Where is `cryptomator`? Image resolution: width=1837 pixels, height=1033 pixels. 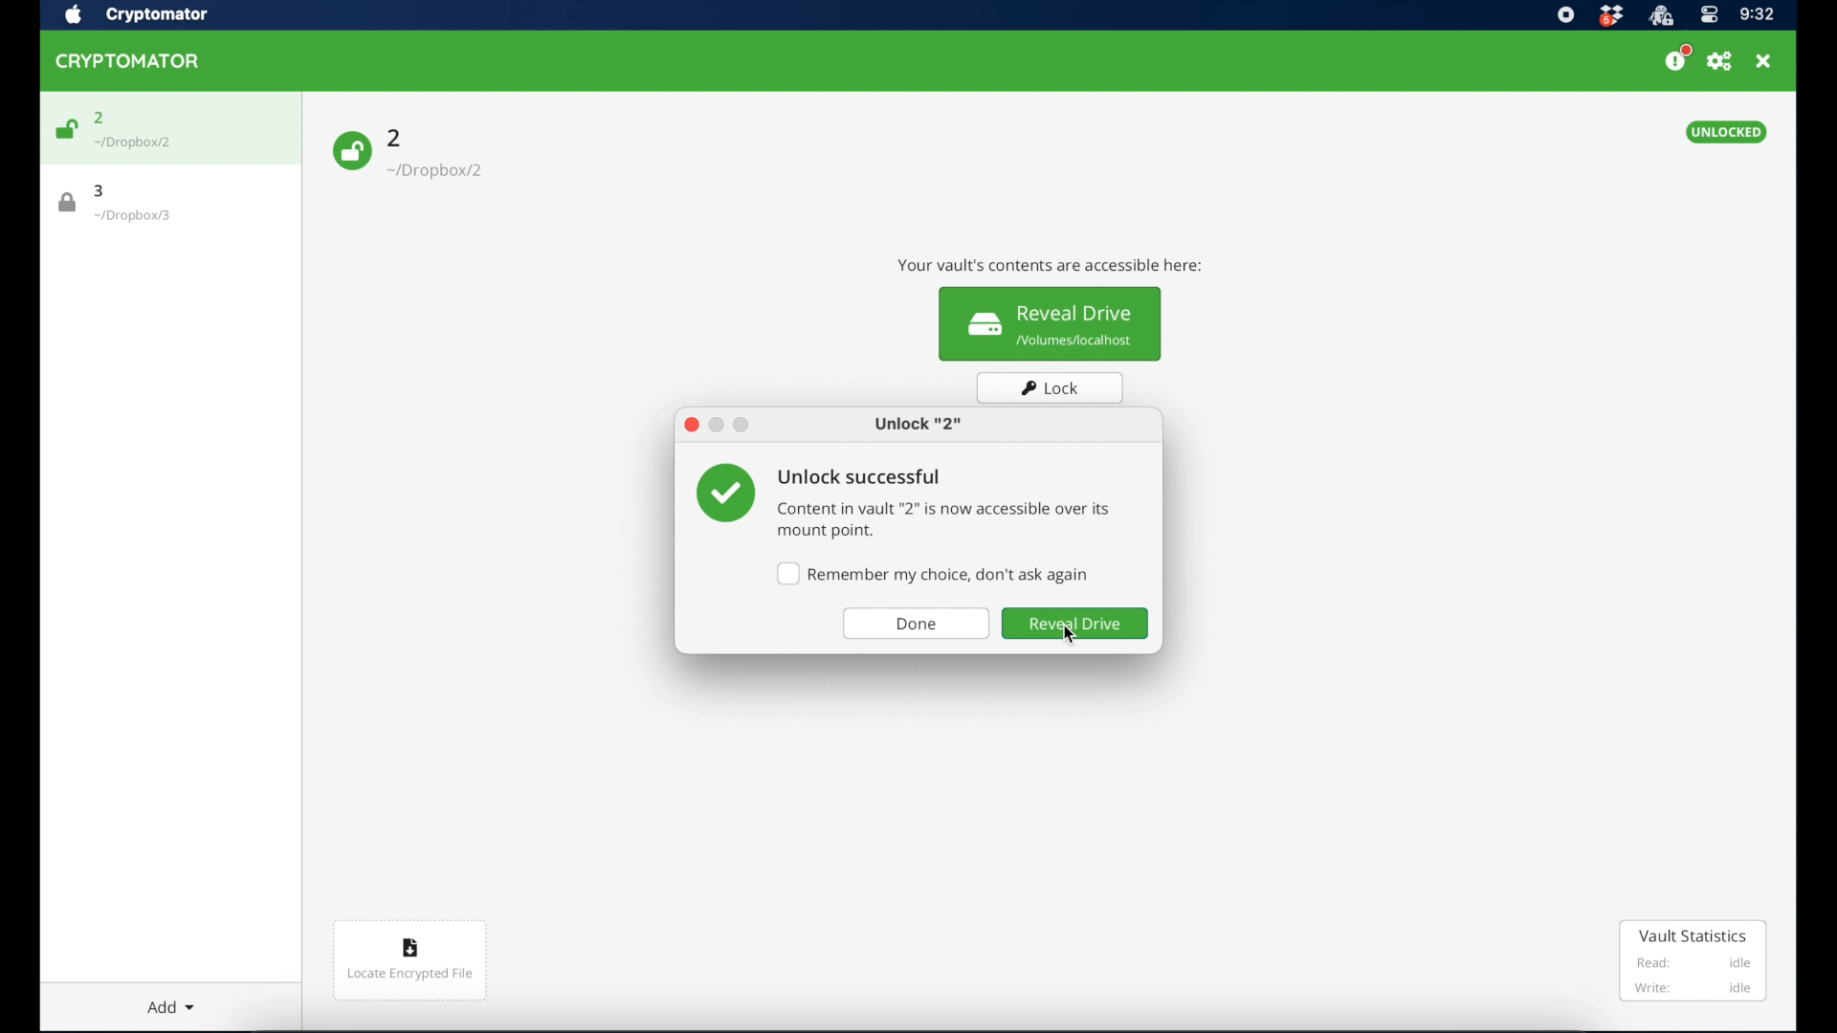 cryptomator is located at coordinates (158, 15).